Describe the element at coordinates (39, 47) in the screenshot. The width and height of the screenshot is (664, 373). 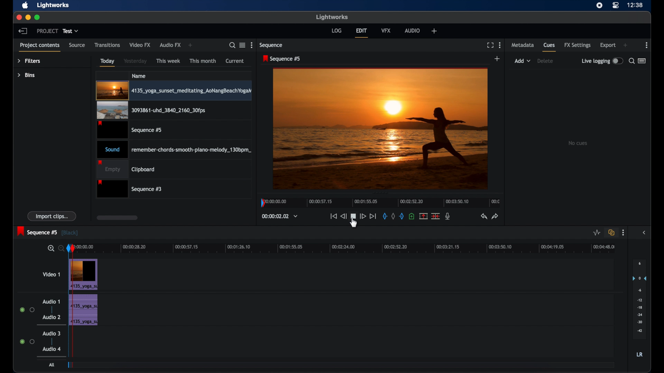
I see `project contents` at that location.